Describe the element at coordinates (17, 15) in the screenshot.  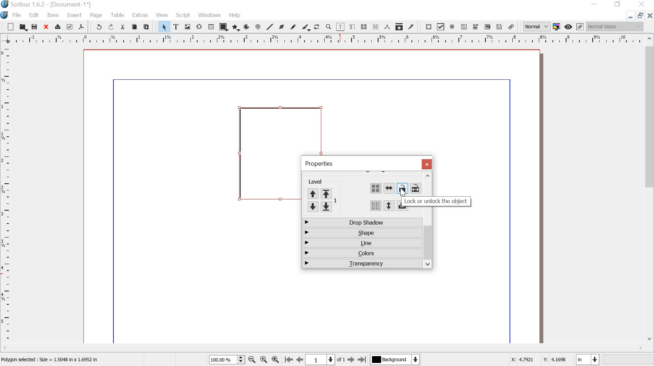
I see `file` at that location.